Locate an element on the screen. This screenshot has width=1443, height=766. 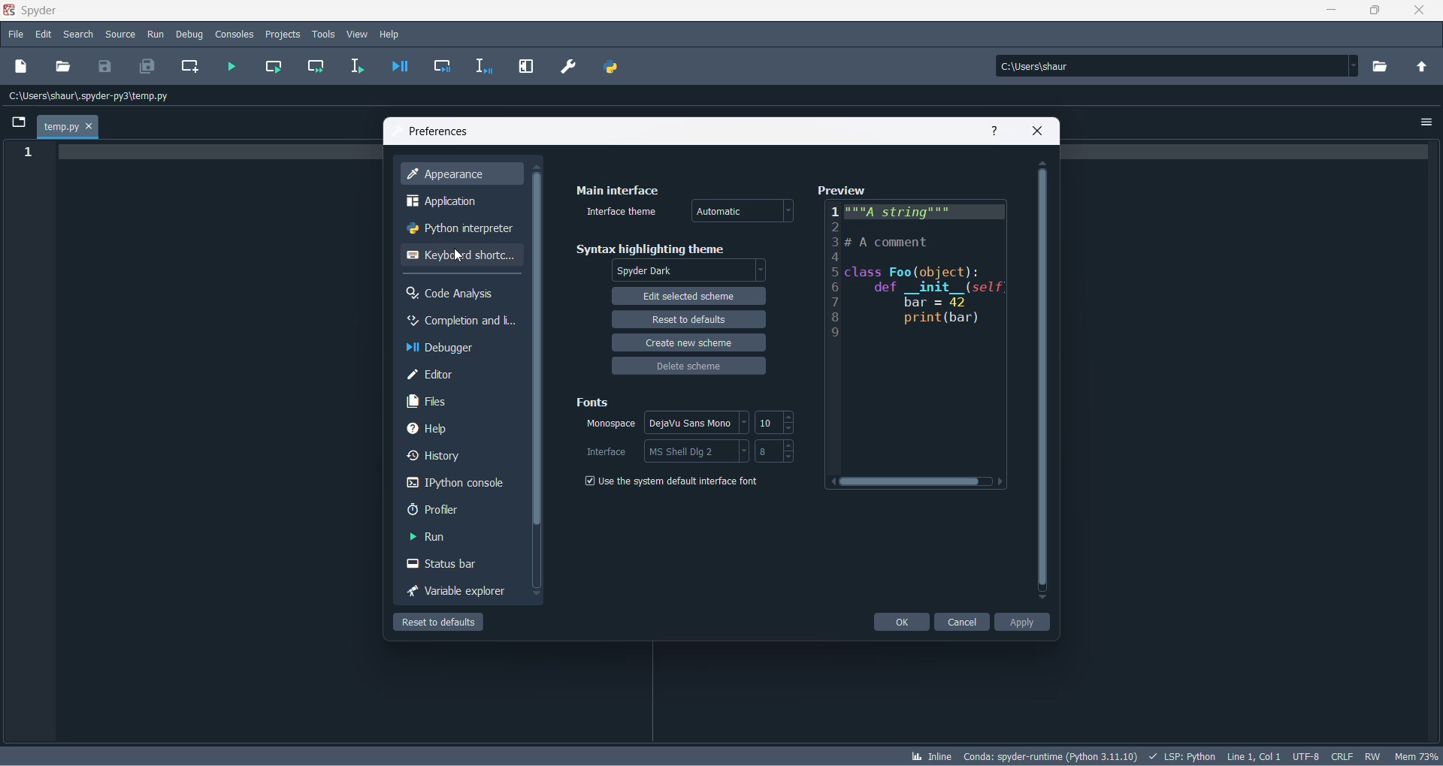
search is located at coordinates (78, 33).